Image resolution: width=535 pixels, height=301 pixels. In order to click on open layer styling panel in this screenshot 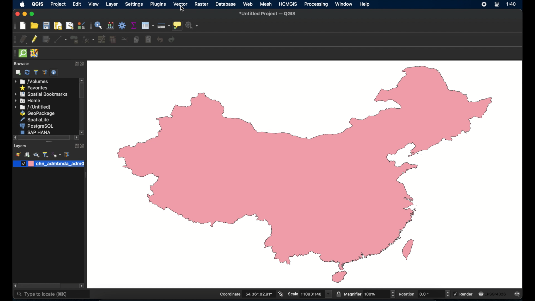, I will do `click(18, 154)`.